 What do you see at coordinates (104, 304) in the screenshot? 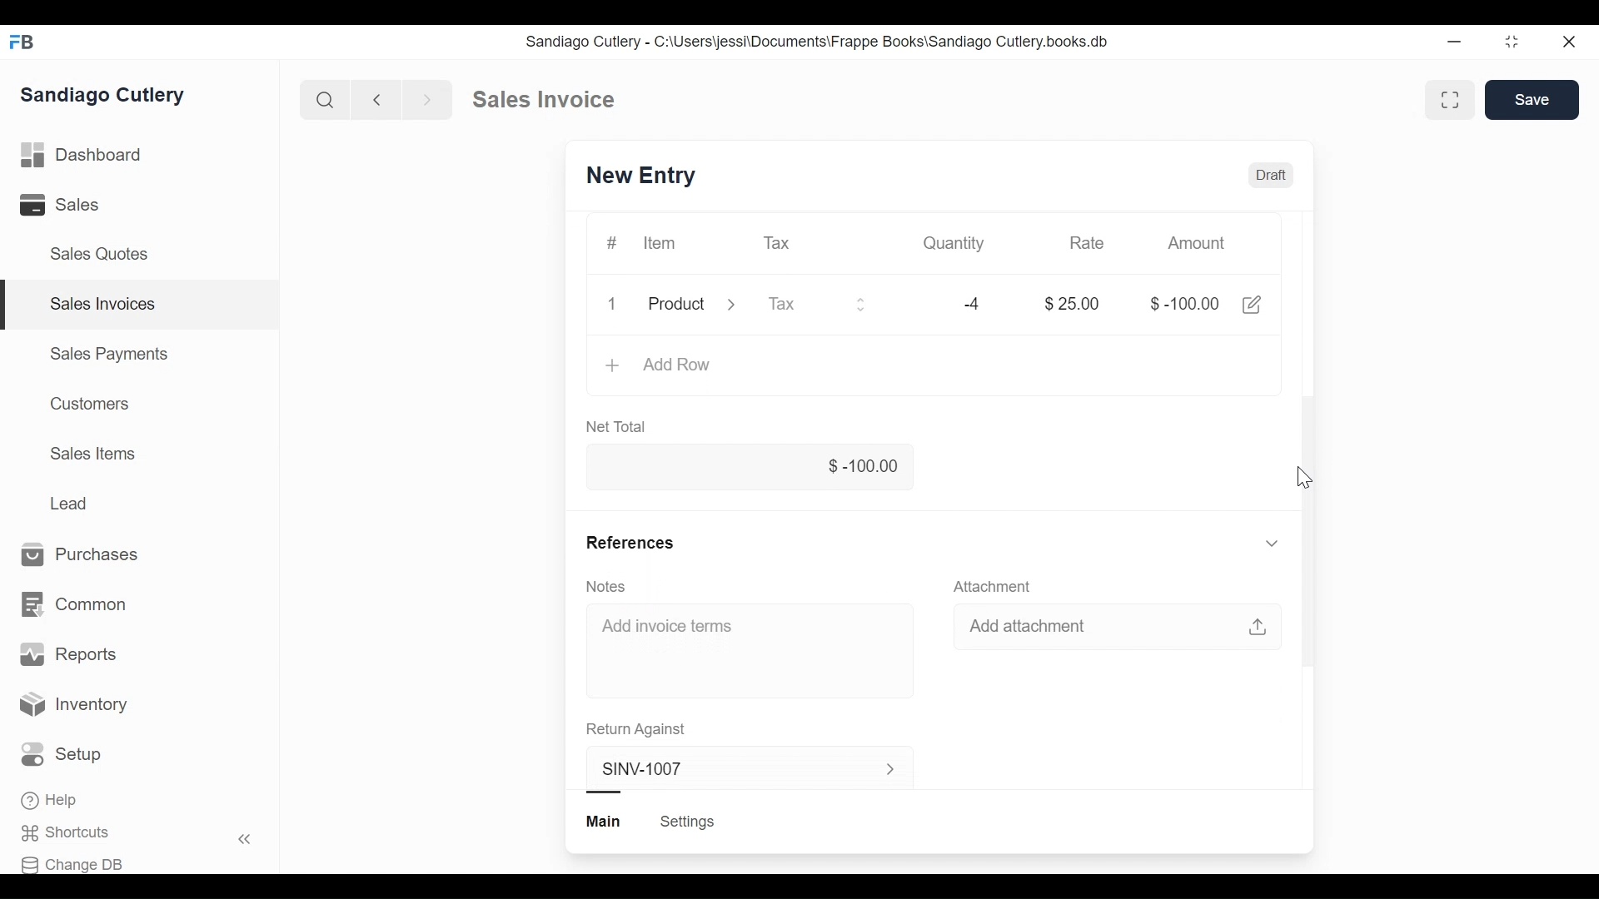
I see `Sales Invoices` at bounding box center [104, 304].